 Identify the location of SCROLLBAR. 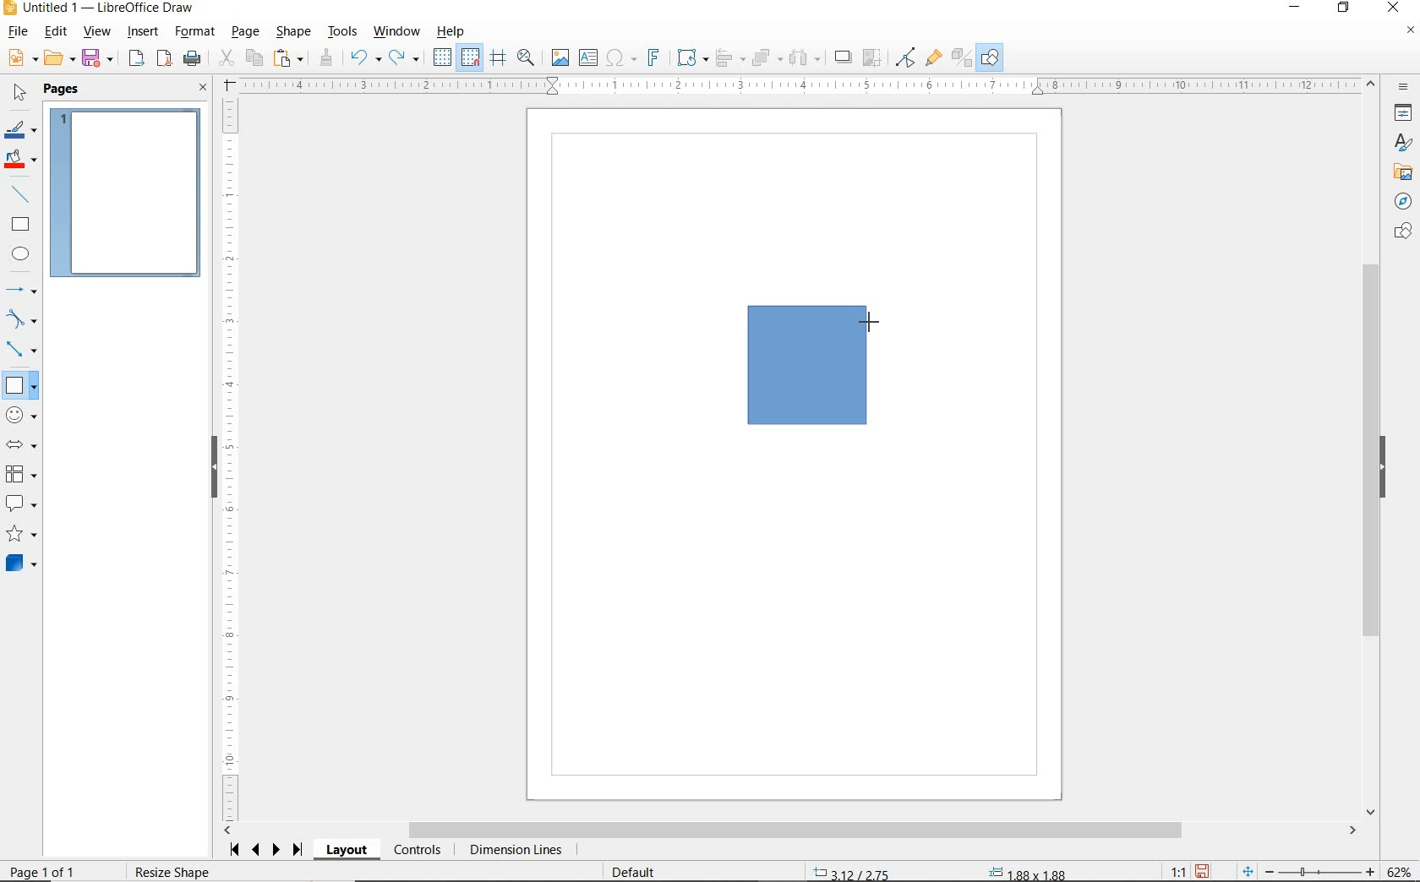
(1374, 447).